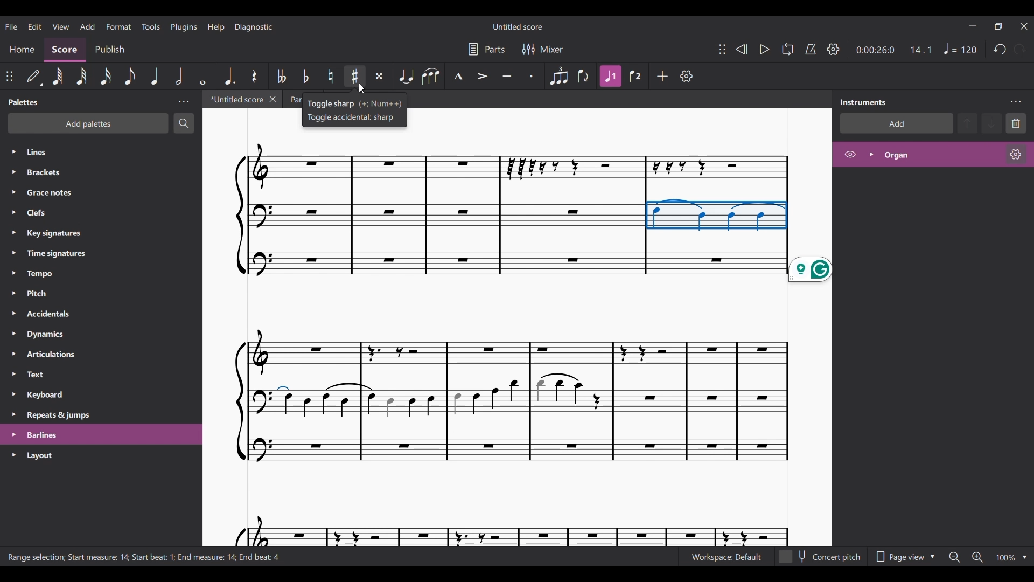 This screenshot has height=582, width=1034. I want to click on Palette panel settings, so click(184, 102).